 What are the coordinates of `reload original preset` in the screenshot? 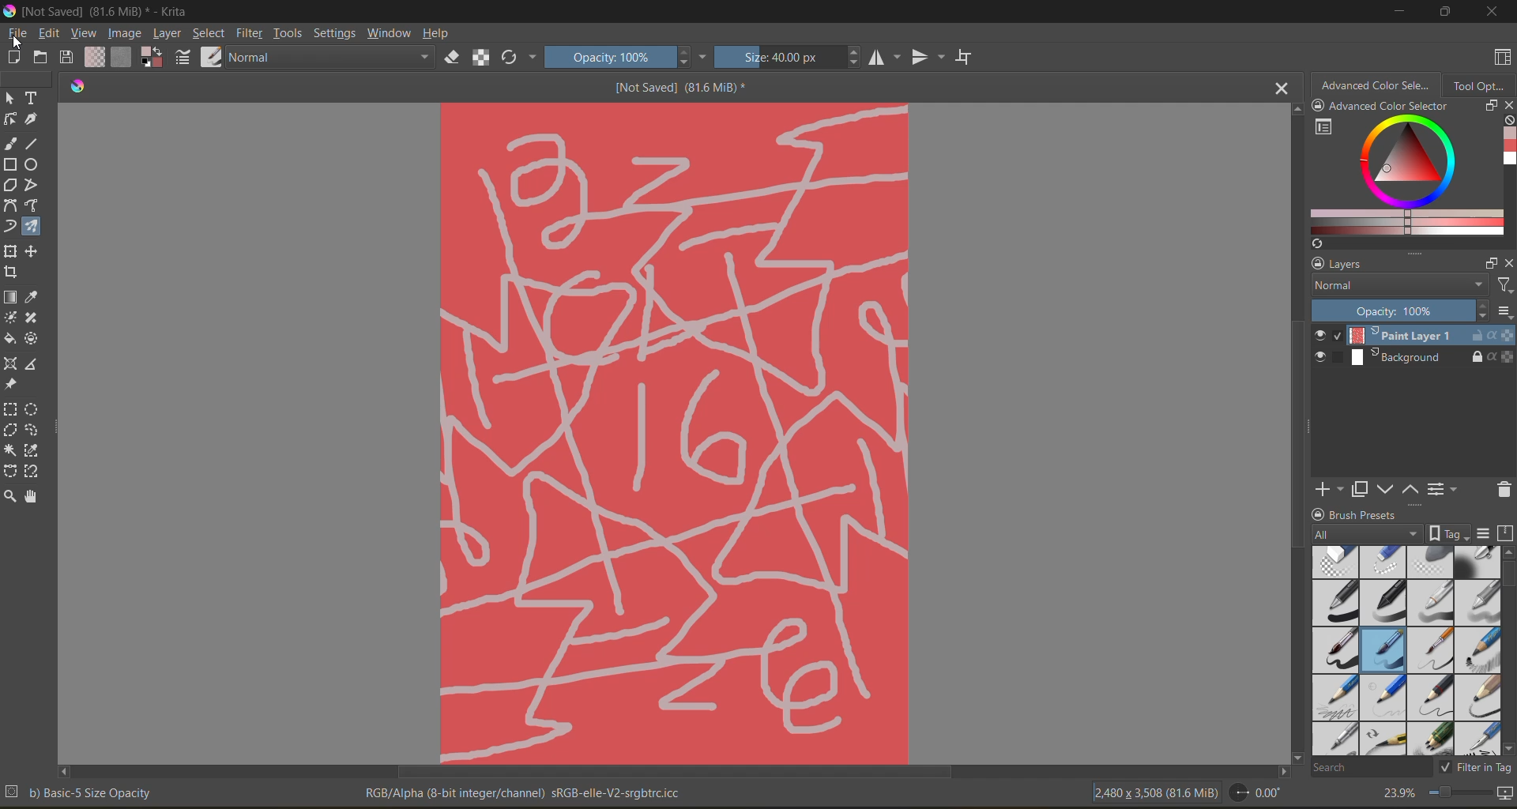 It's located at (516, 57).